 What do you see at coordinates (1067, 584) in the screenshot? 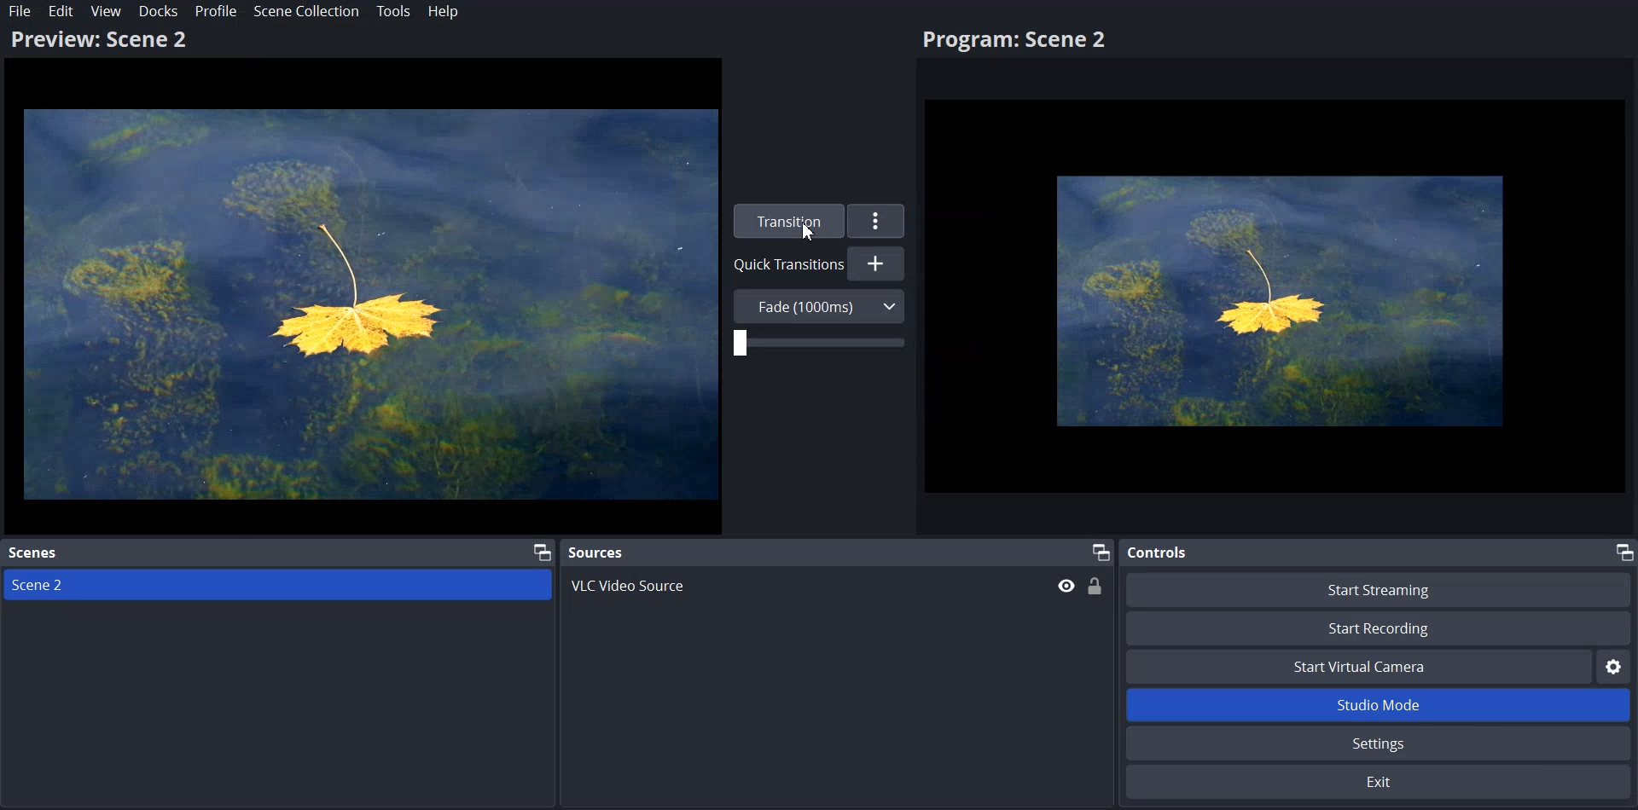
I see `Hide` at bounding box center [1067, 584].